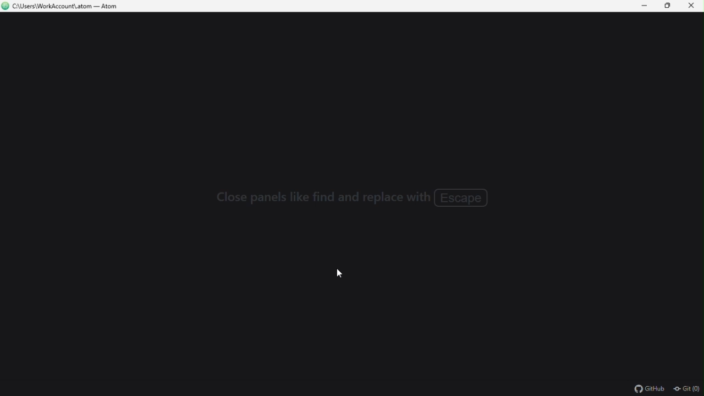 This screenshot has width=704, height=396. What do you see at coordinates (356, 199) in the screenshot?
I see `Close panels like find and replace with [ Escape|` at bounding box center [356, 199].